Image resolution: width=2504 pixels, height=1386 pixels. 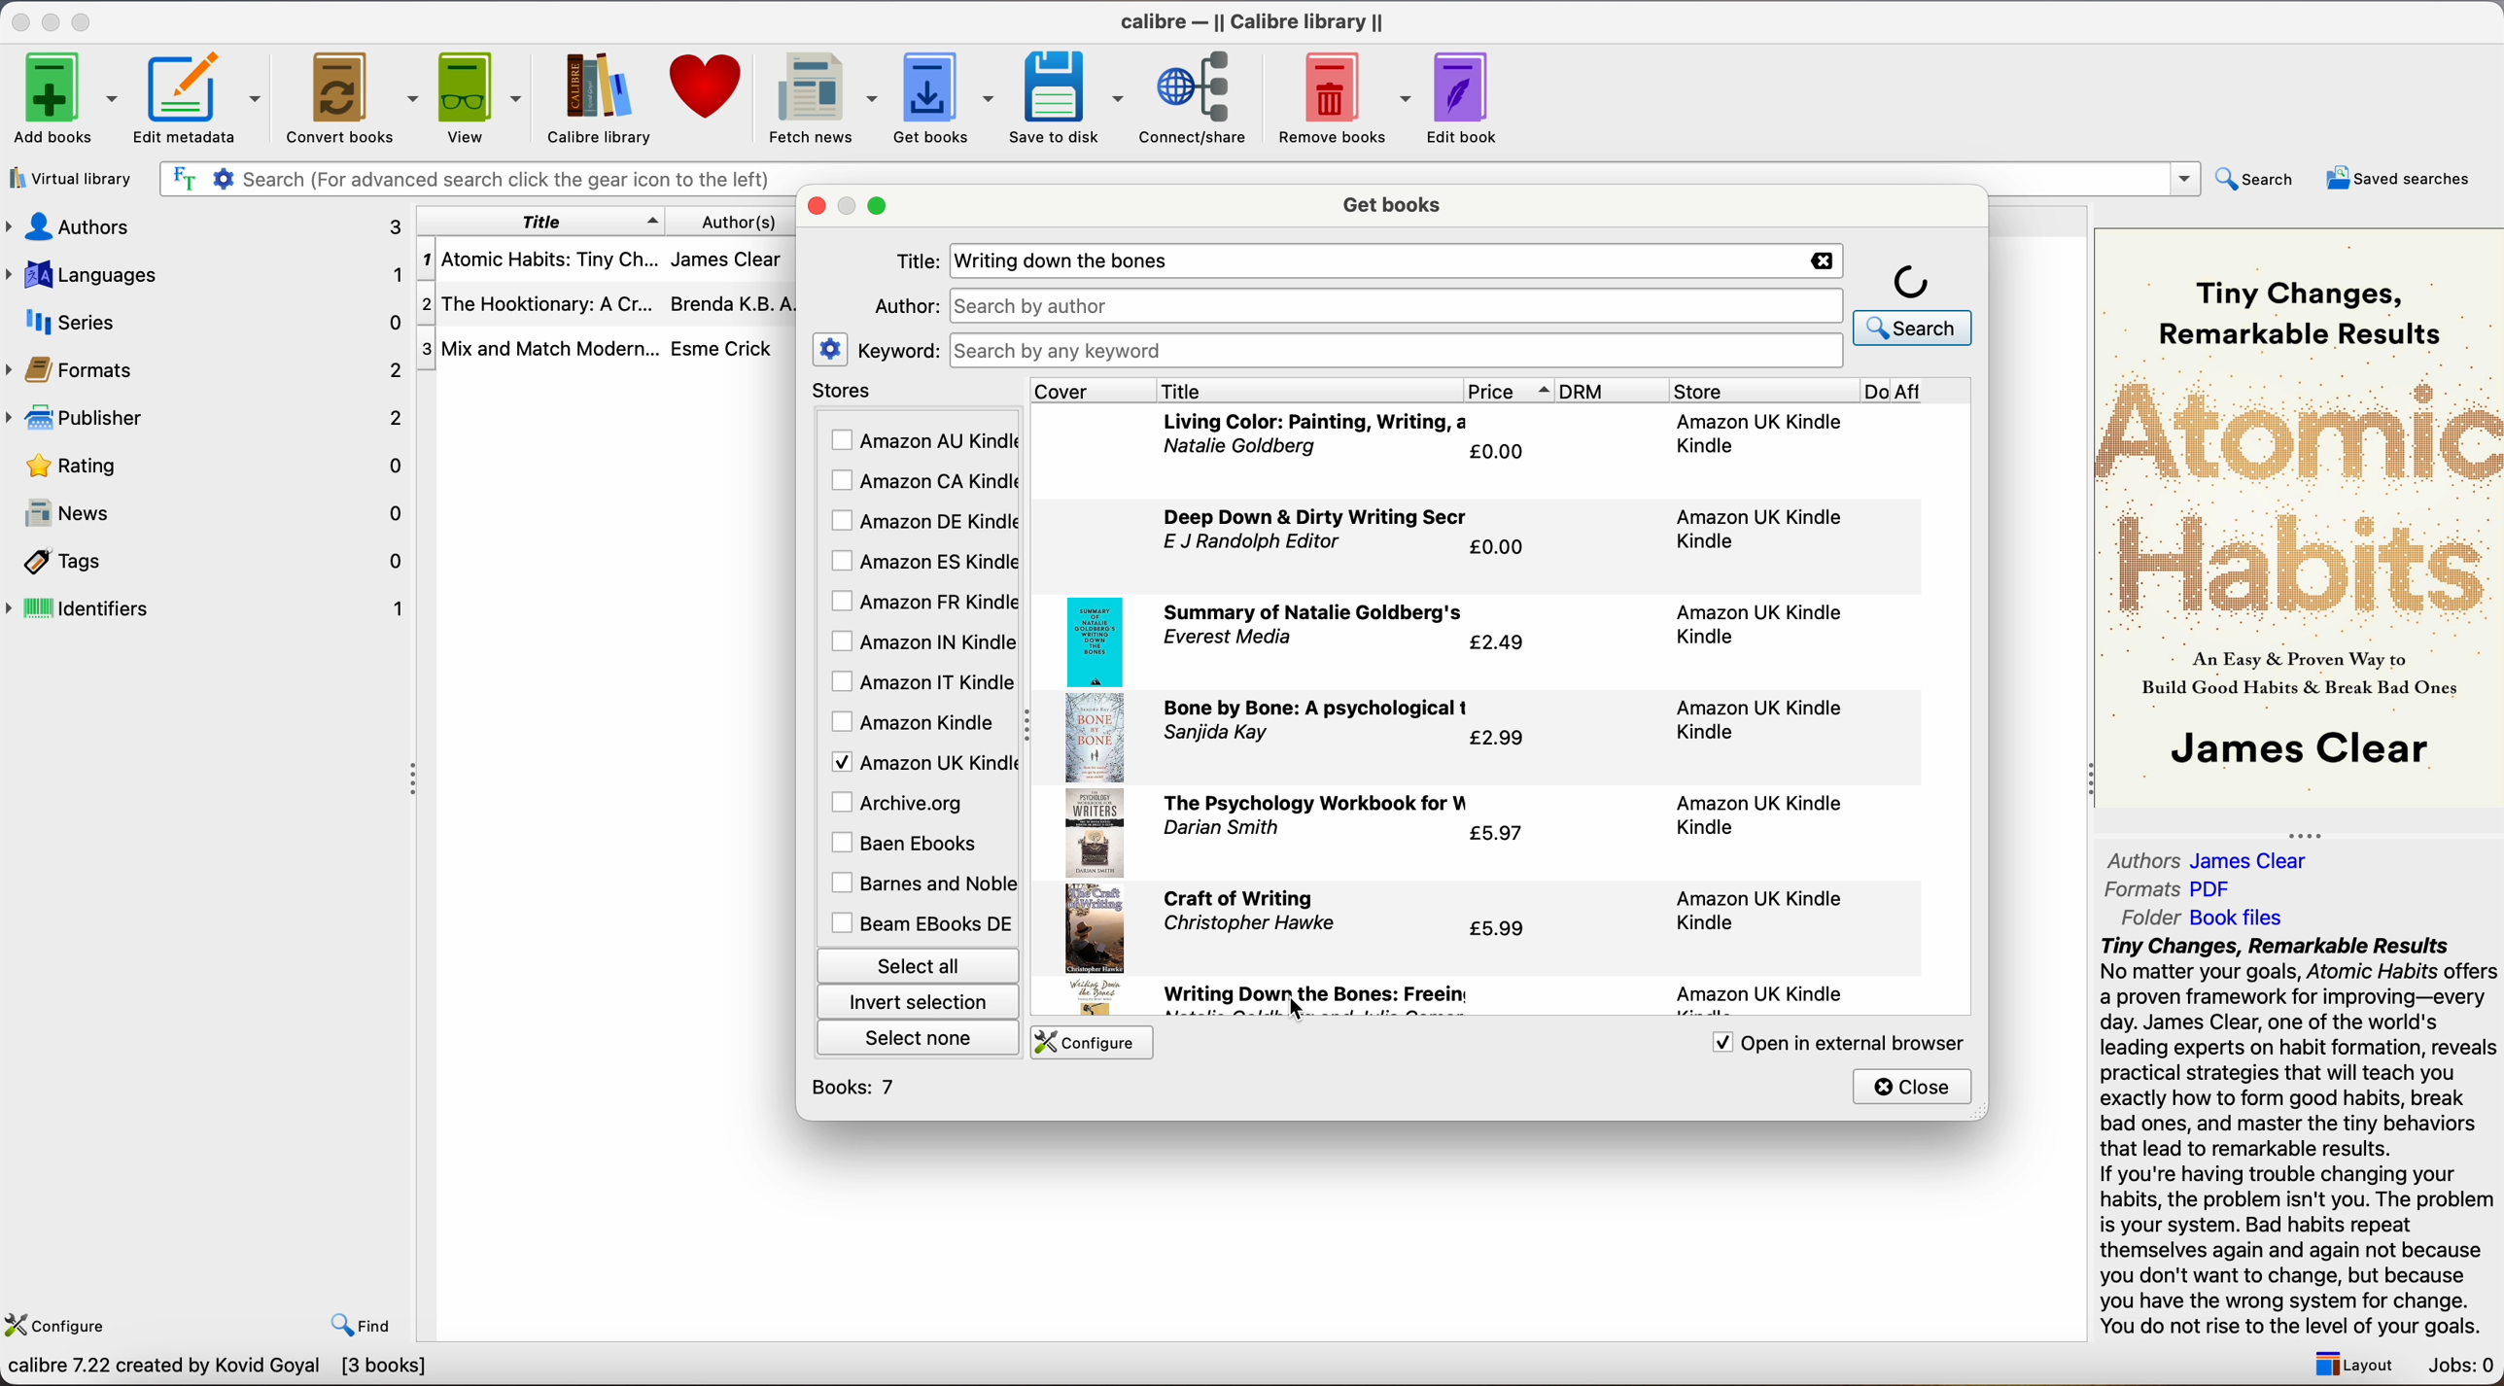 What do you see at coordinates (210, 417) in the screenshot?
I see `publisher` at bounding box center [210, 417].